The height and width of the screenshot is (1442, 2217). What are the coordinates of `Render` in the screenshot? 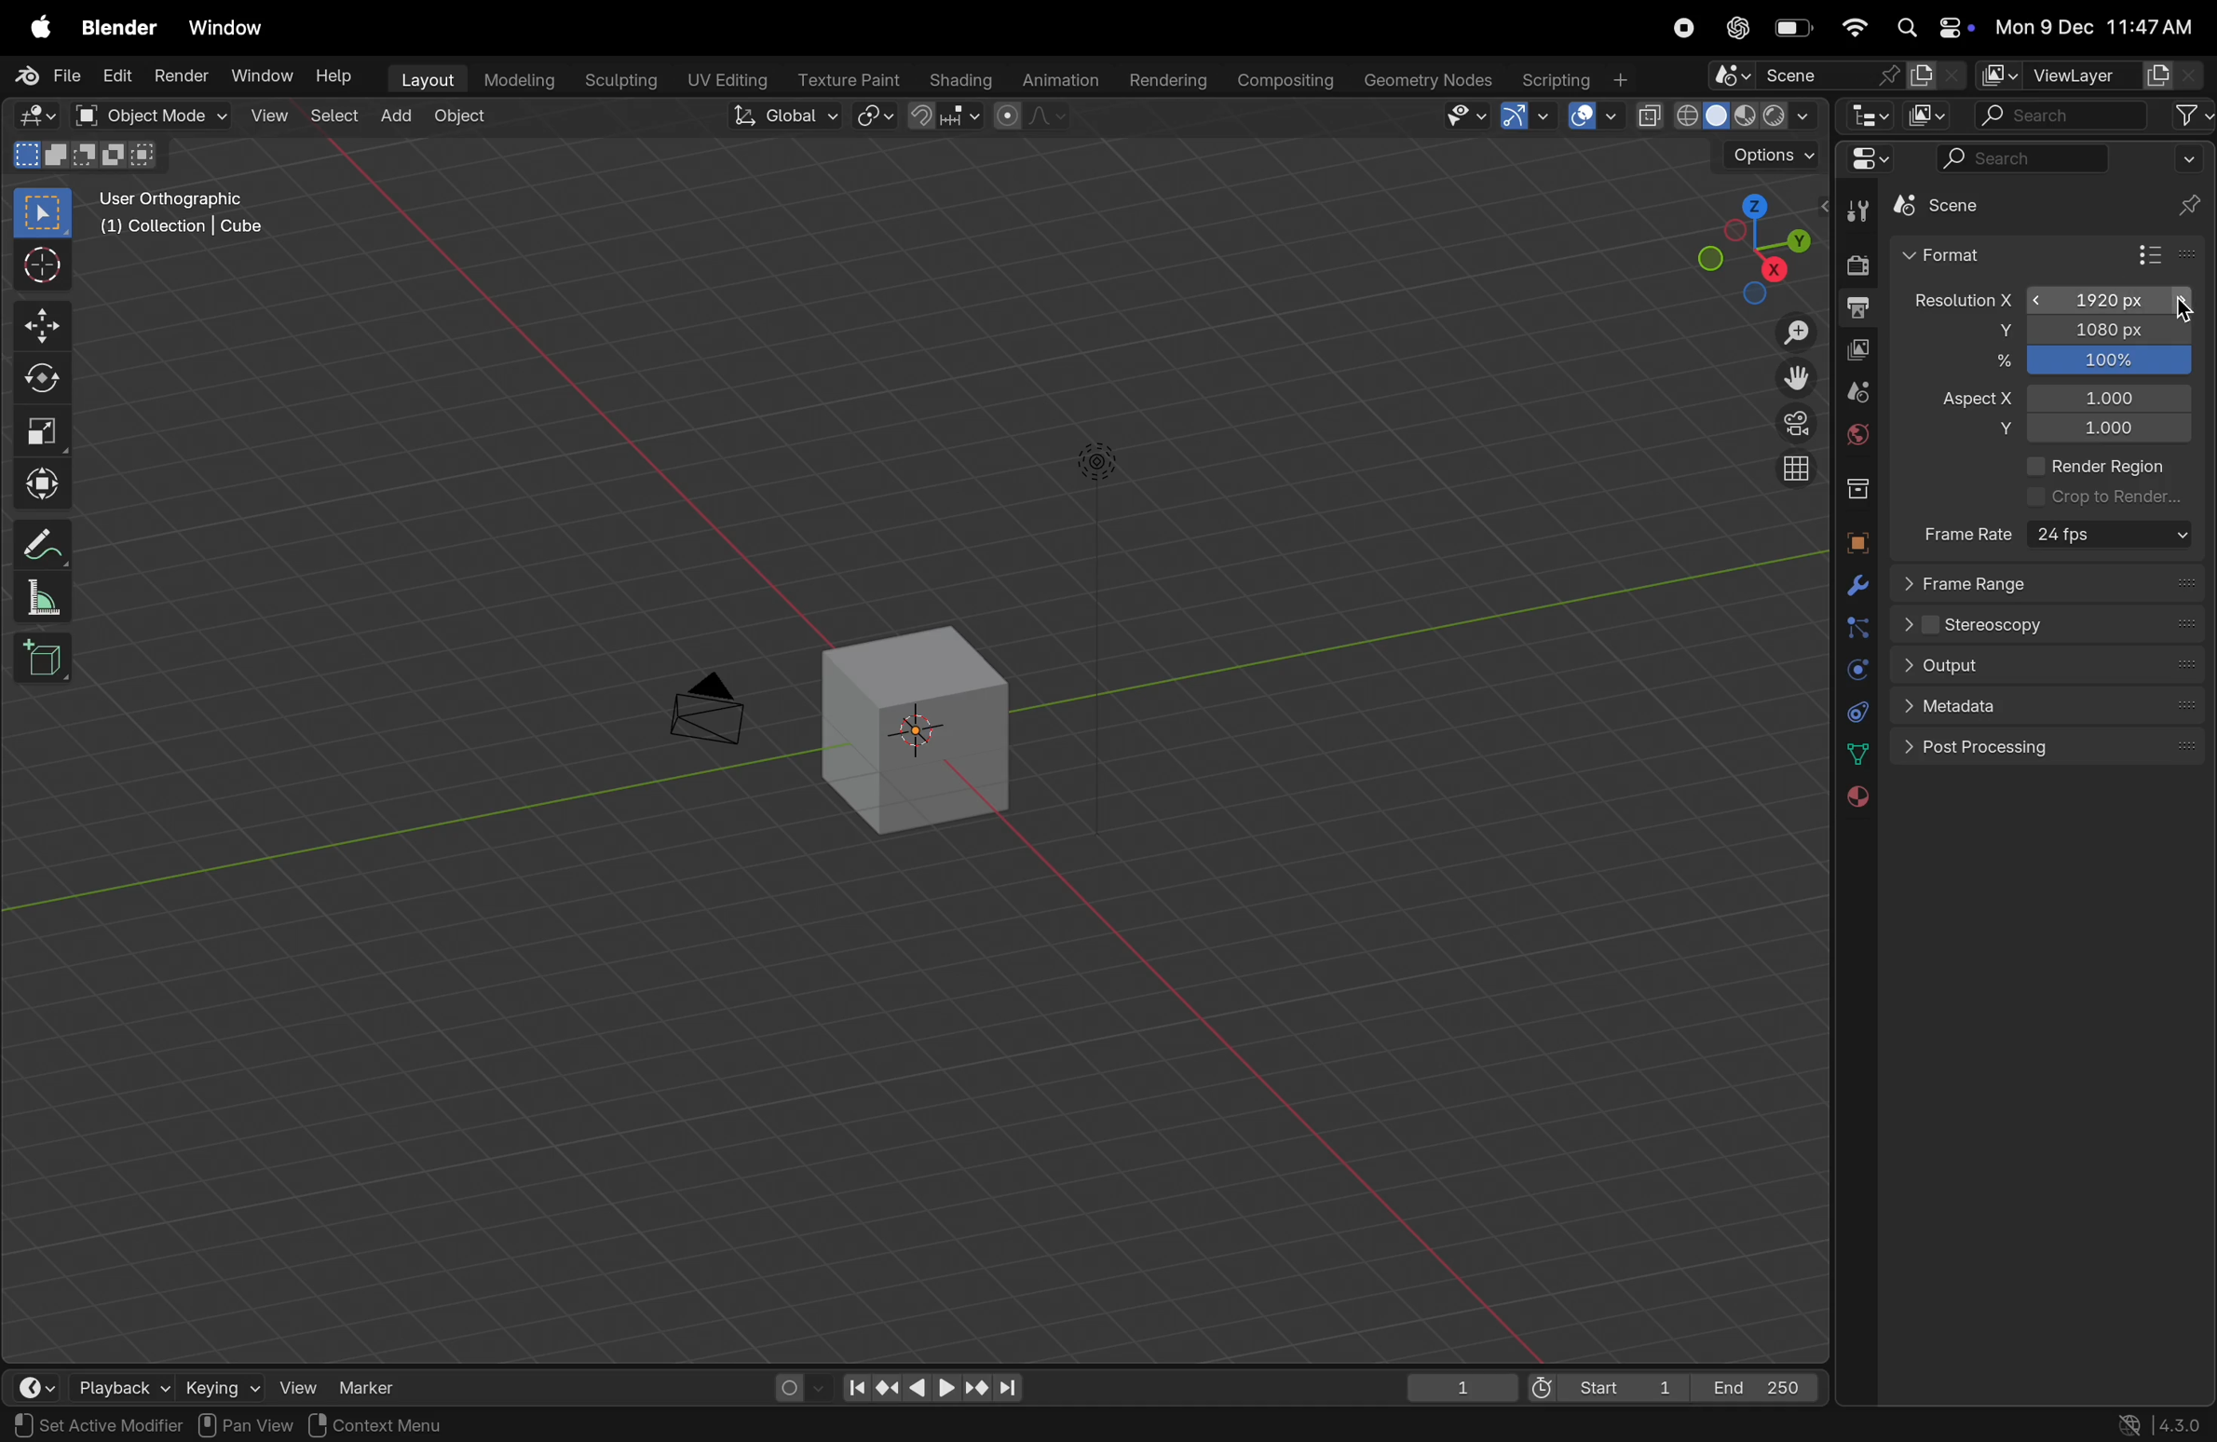 It's located at (184, 74).